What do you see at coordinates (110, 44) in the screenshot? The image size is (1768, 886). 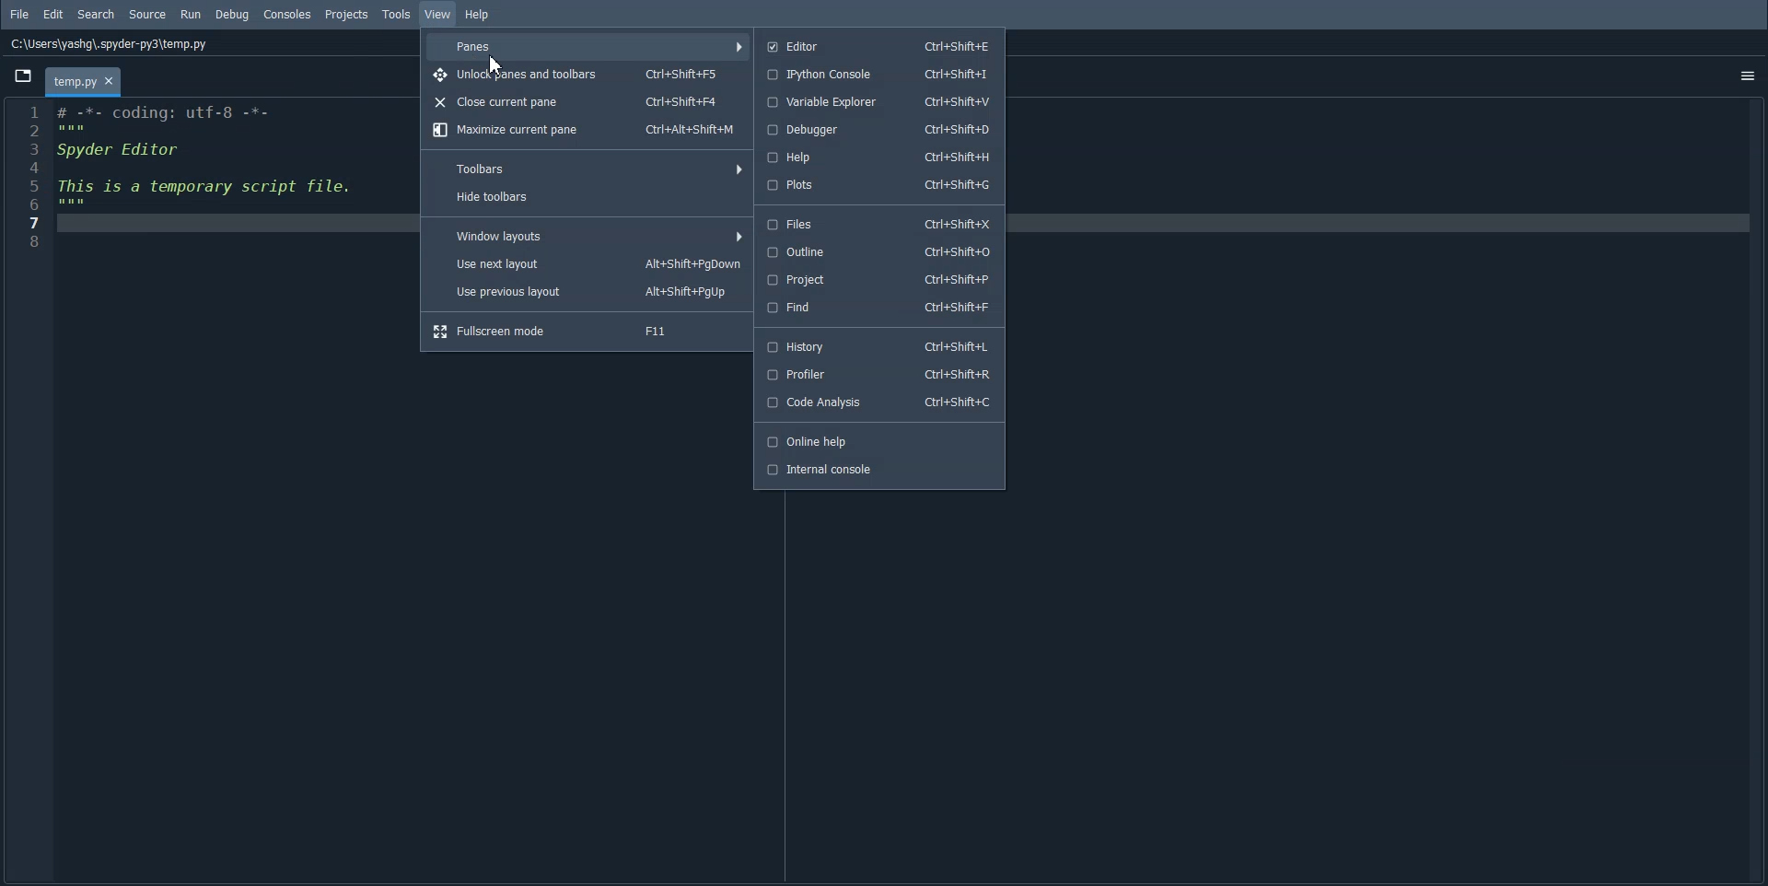 I see `File path address` at bounding box center [110, 44].